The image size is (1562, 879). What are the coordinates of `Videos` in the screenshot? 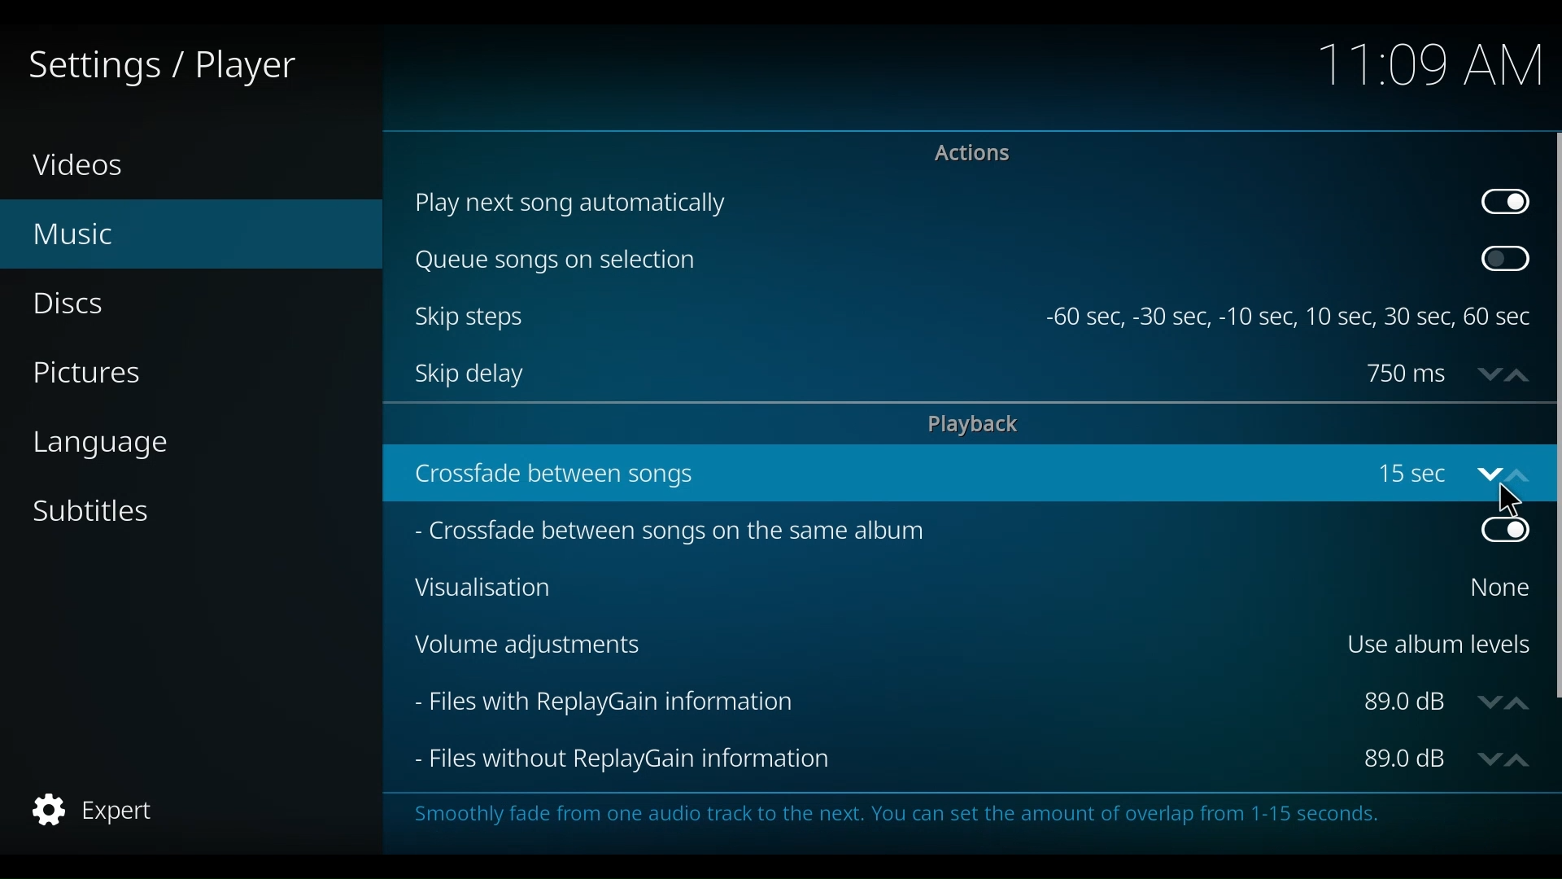 It's located at (85, 166).